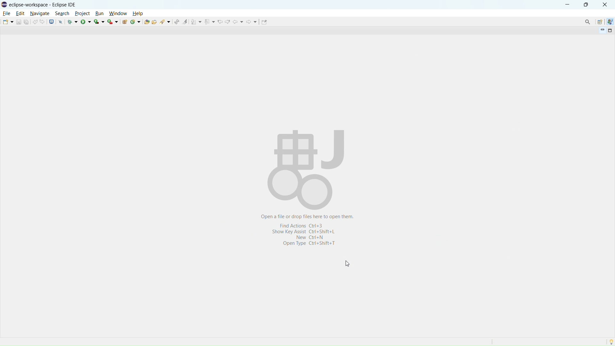 The image size is (615, 346). What do you see at coordinates (238, 22) in the screenshot?
I see `back` at bounding box center [238, 22].